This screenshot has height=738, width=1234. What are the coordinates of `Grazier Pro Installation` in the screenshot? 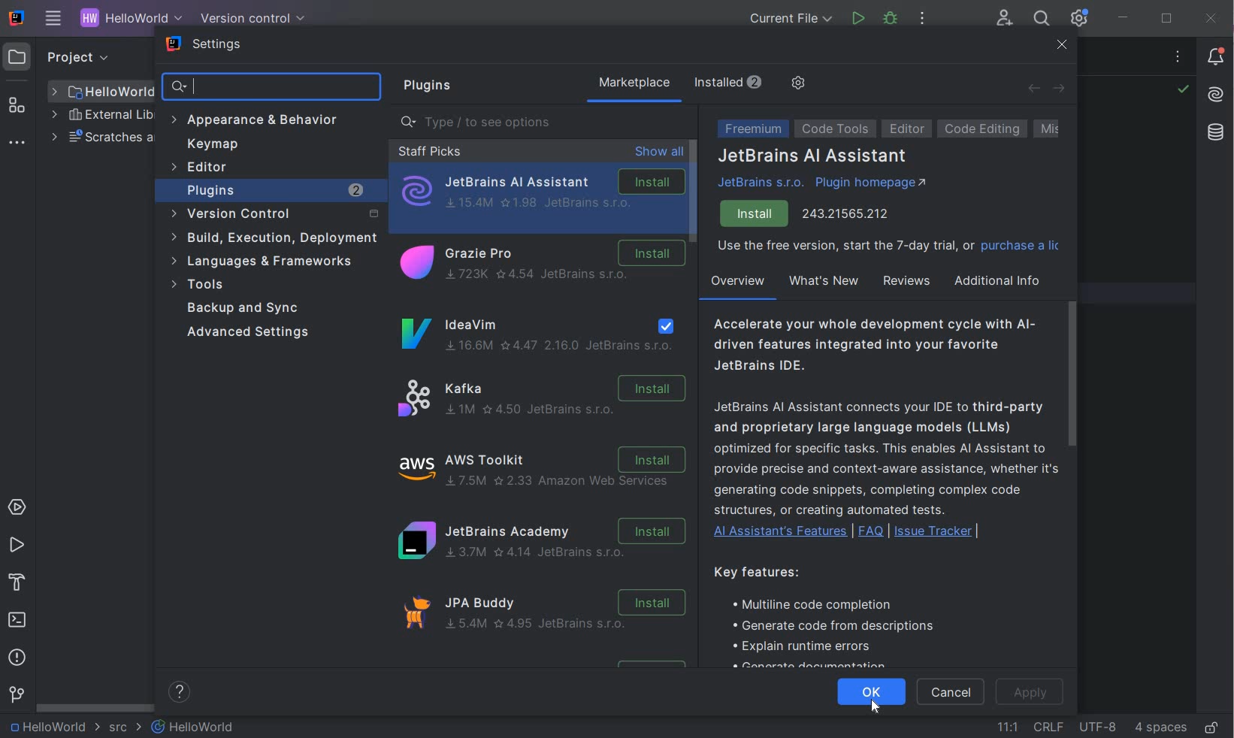 It's located at (540, 265).